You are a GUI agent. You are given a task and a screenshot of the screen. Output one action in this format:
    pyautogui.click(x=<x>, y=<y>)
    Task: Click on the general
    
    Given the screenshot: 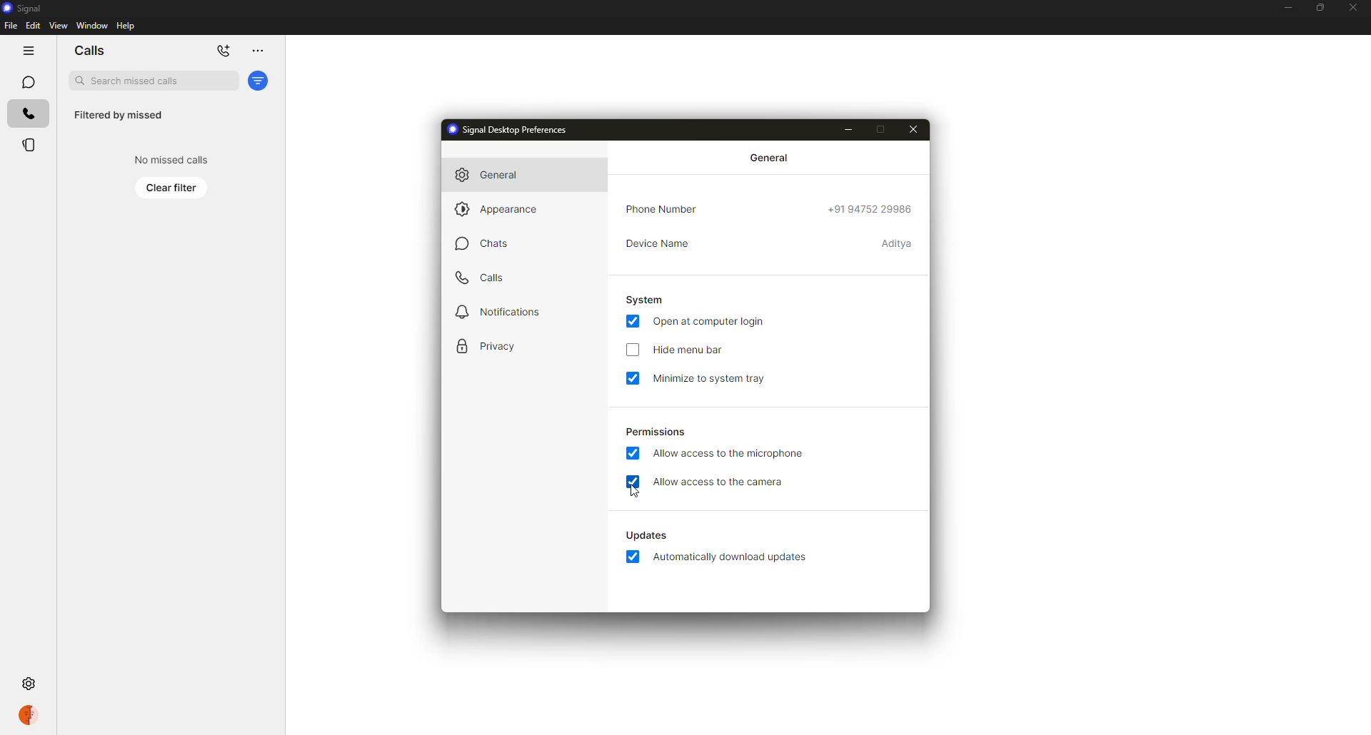 What is the action you would take?
    pyautogui.click(x=496, y=176)
    